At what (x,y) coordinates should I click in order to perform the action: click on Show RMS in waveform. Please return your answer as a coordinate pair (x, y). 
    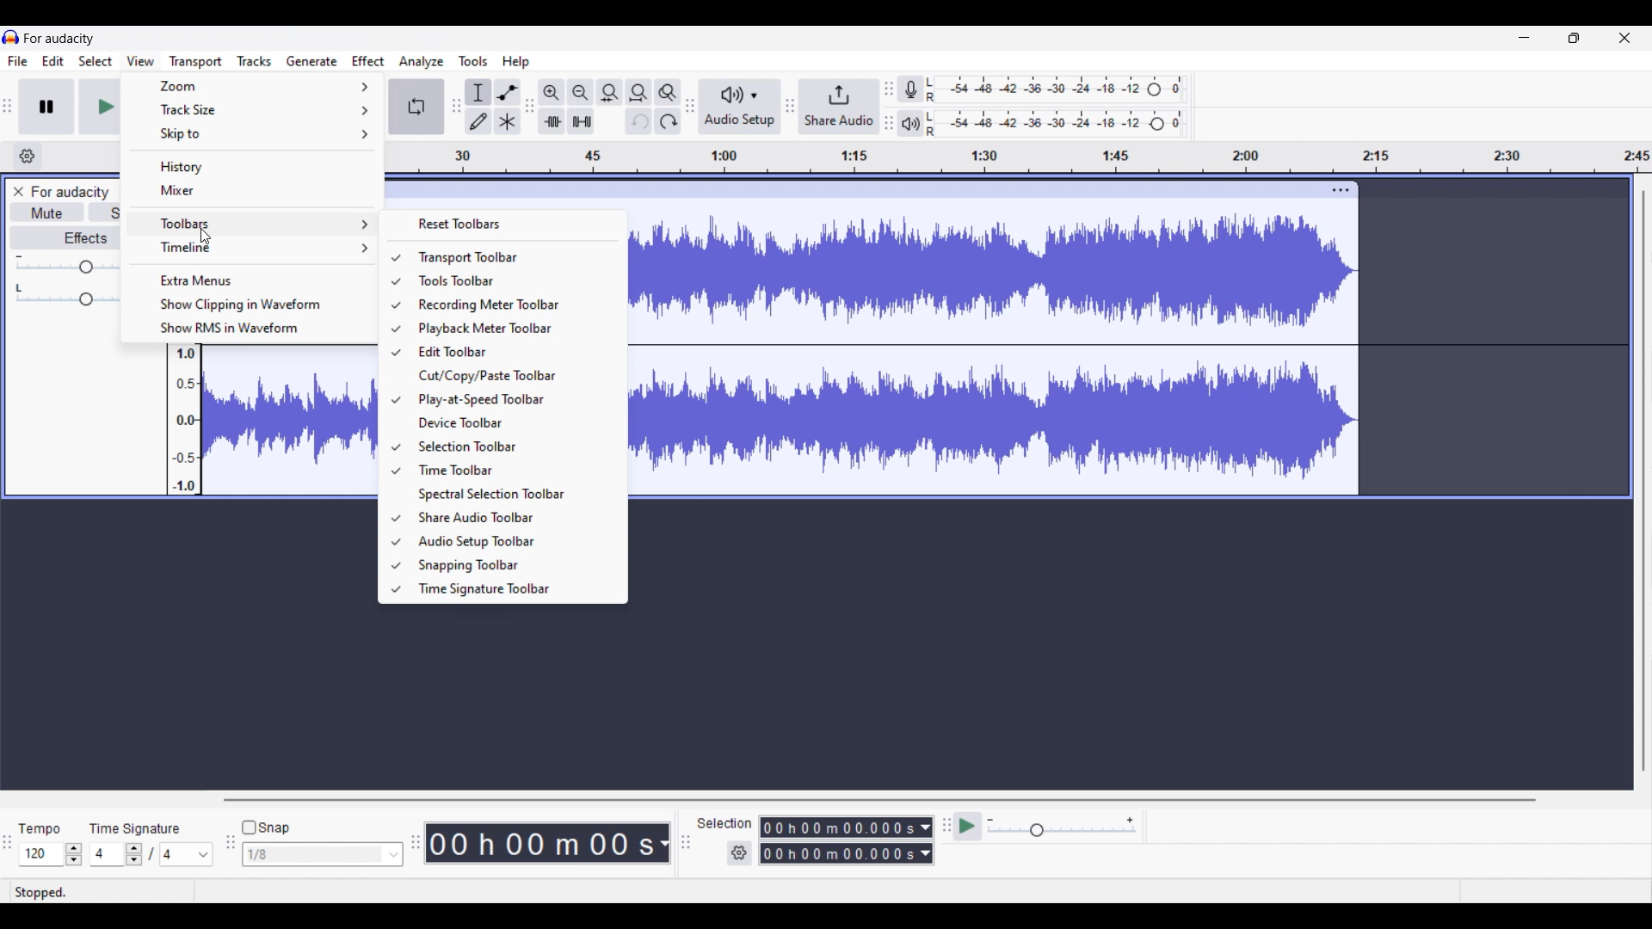
    Looking at the image, I should click on (249, 329).